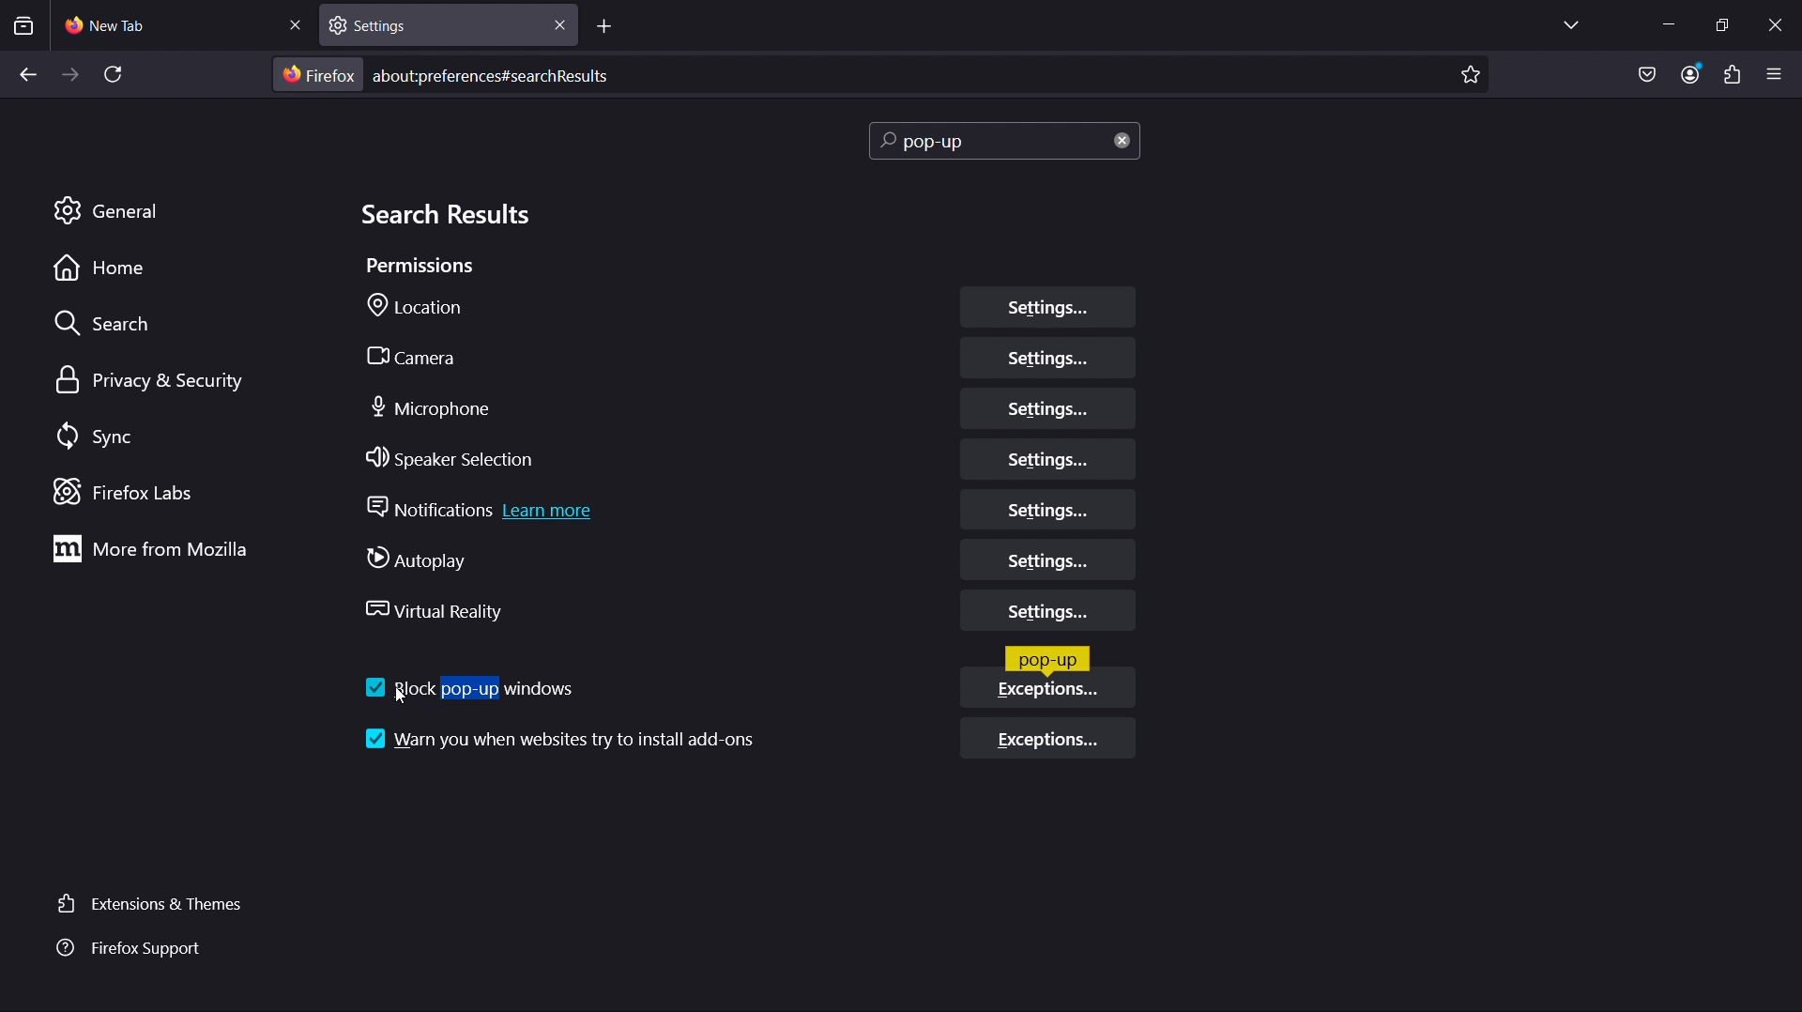 This screenshot has width=1802, height=1012. I want to click on aboutpreferences, so click(879, 75).